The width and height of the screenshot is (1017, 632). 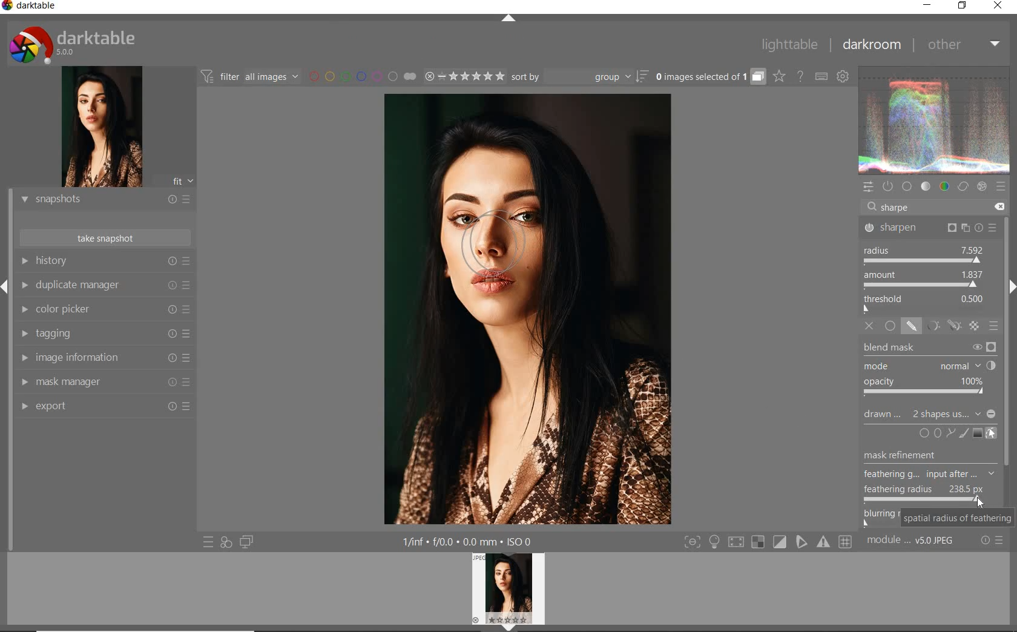 I want to click on change overlays shown on thumbnails, so click(x=778, y=77).